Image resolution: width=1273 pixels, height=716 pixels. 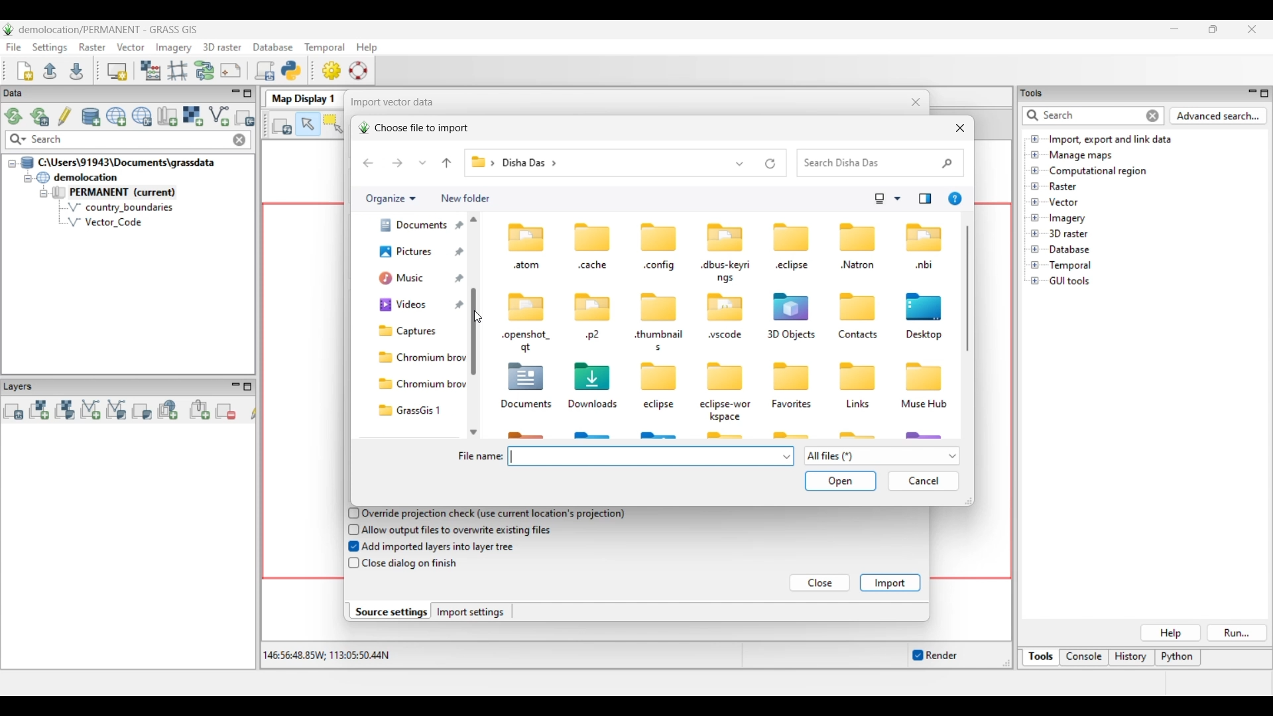 I want to click on Reload current GRASS mapset only, so click(x=40, y=117).